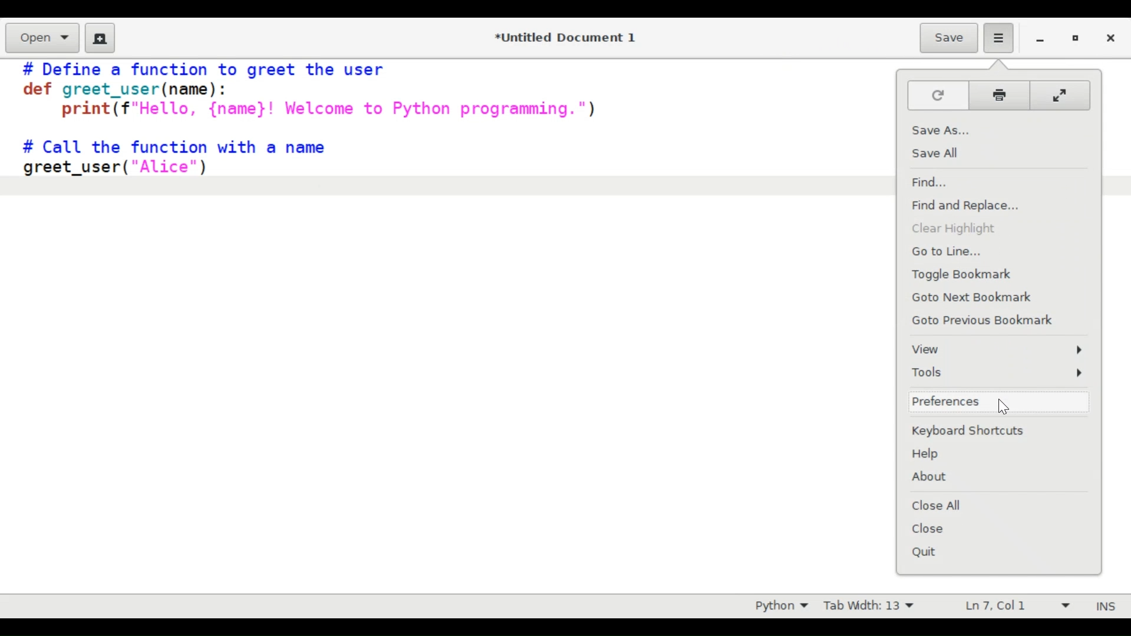  I want to click on Toggle Bookmark, so click(990, 275).